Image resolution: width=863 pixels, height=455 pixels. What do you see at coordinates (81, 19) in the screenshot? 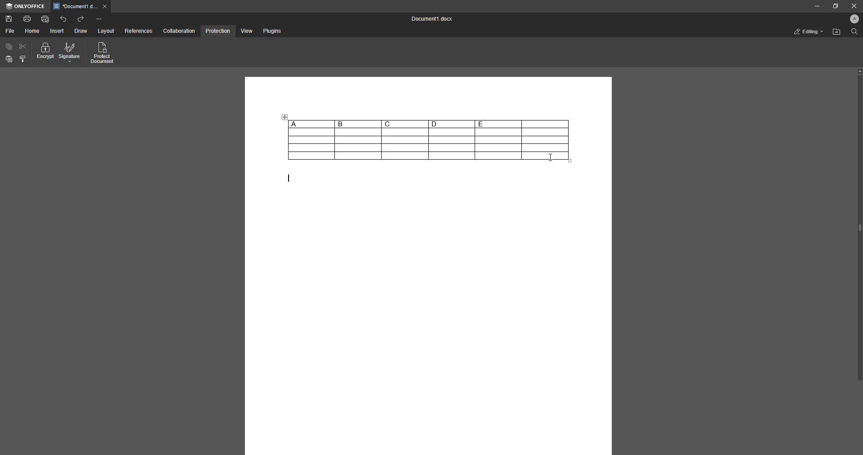
I see `Redo` at bounding box center [81, 19].